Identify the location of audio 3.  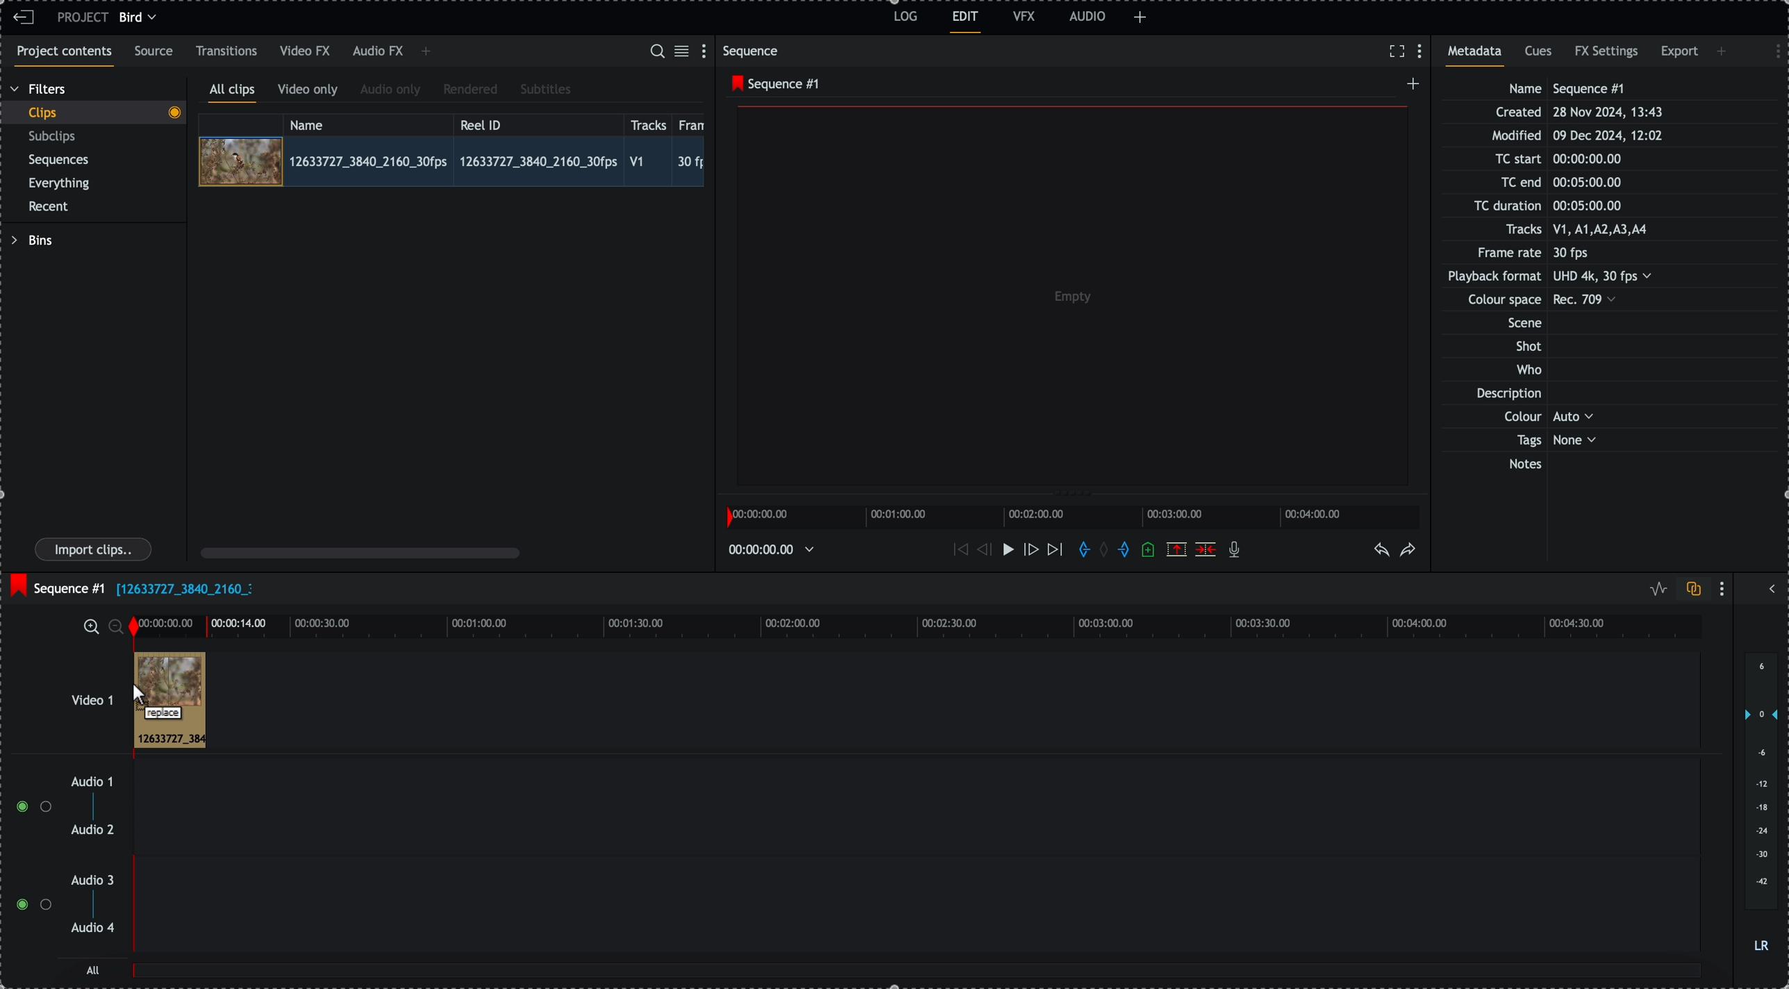
(96, 881).